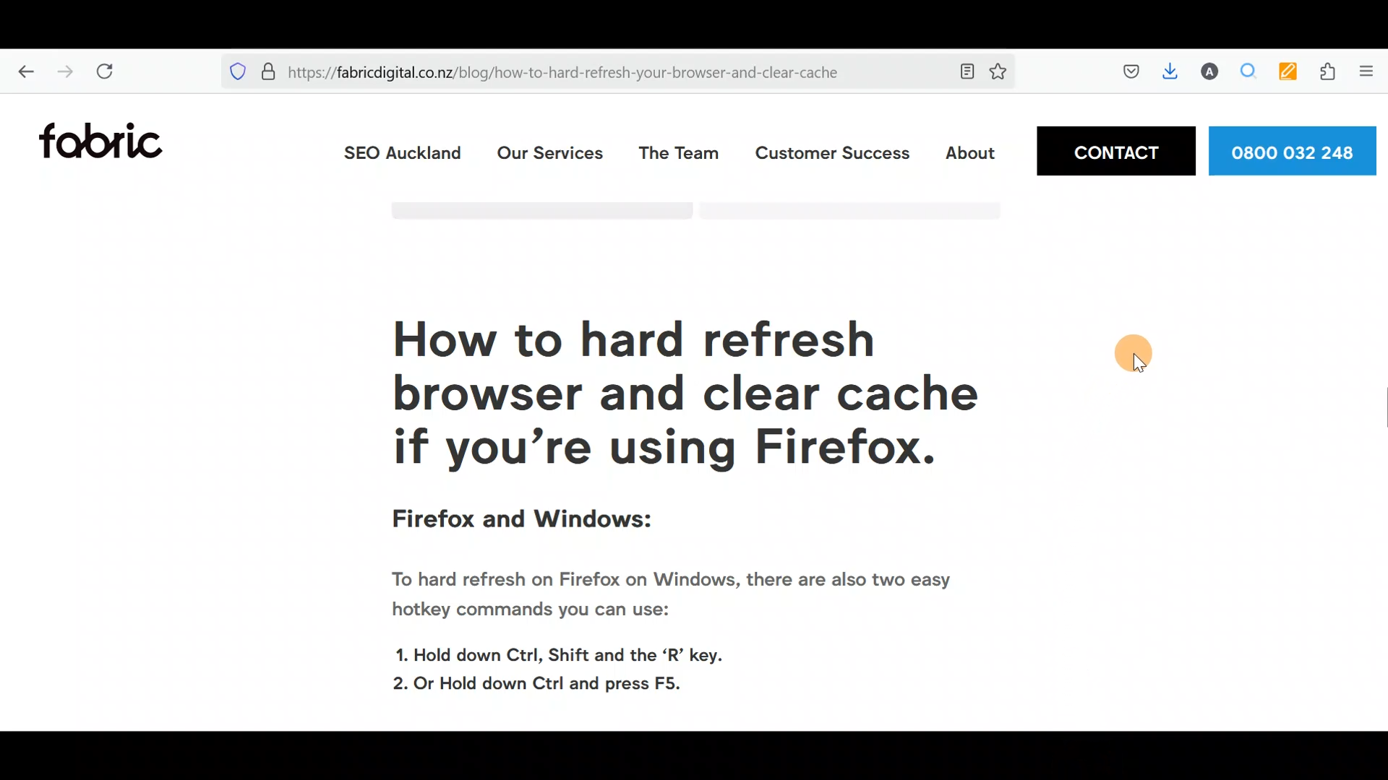 This screenshot has height=780, width=1388. What do you see at coordinates (677, 152) in the screenshot?
I see `The team` at bounding box center [677, 152].